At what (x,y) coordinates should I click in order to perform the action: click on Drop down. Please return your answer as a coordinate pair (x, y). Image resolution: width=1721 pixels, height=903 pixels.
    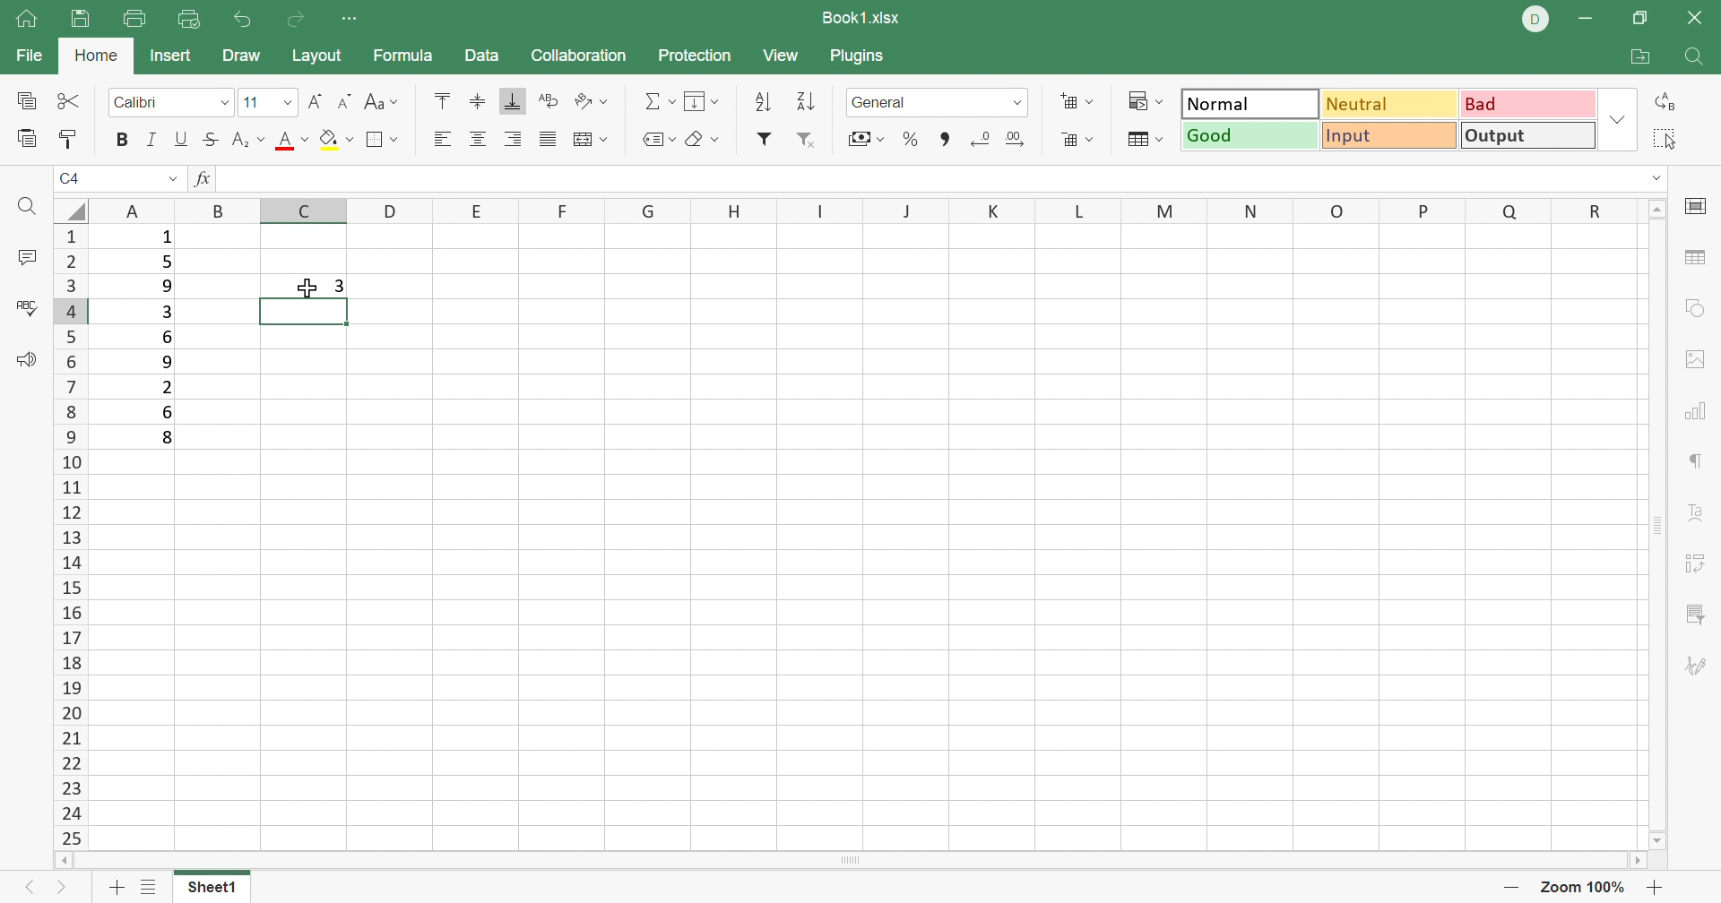
    Looking at the image, I should click on (1618, 124).